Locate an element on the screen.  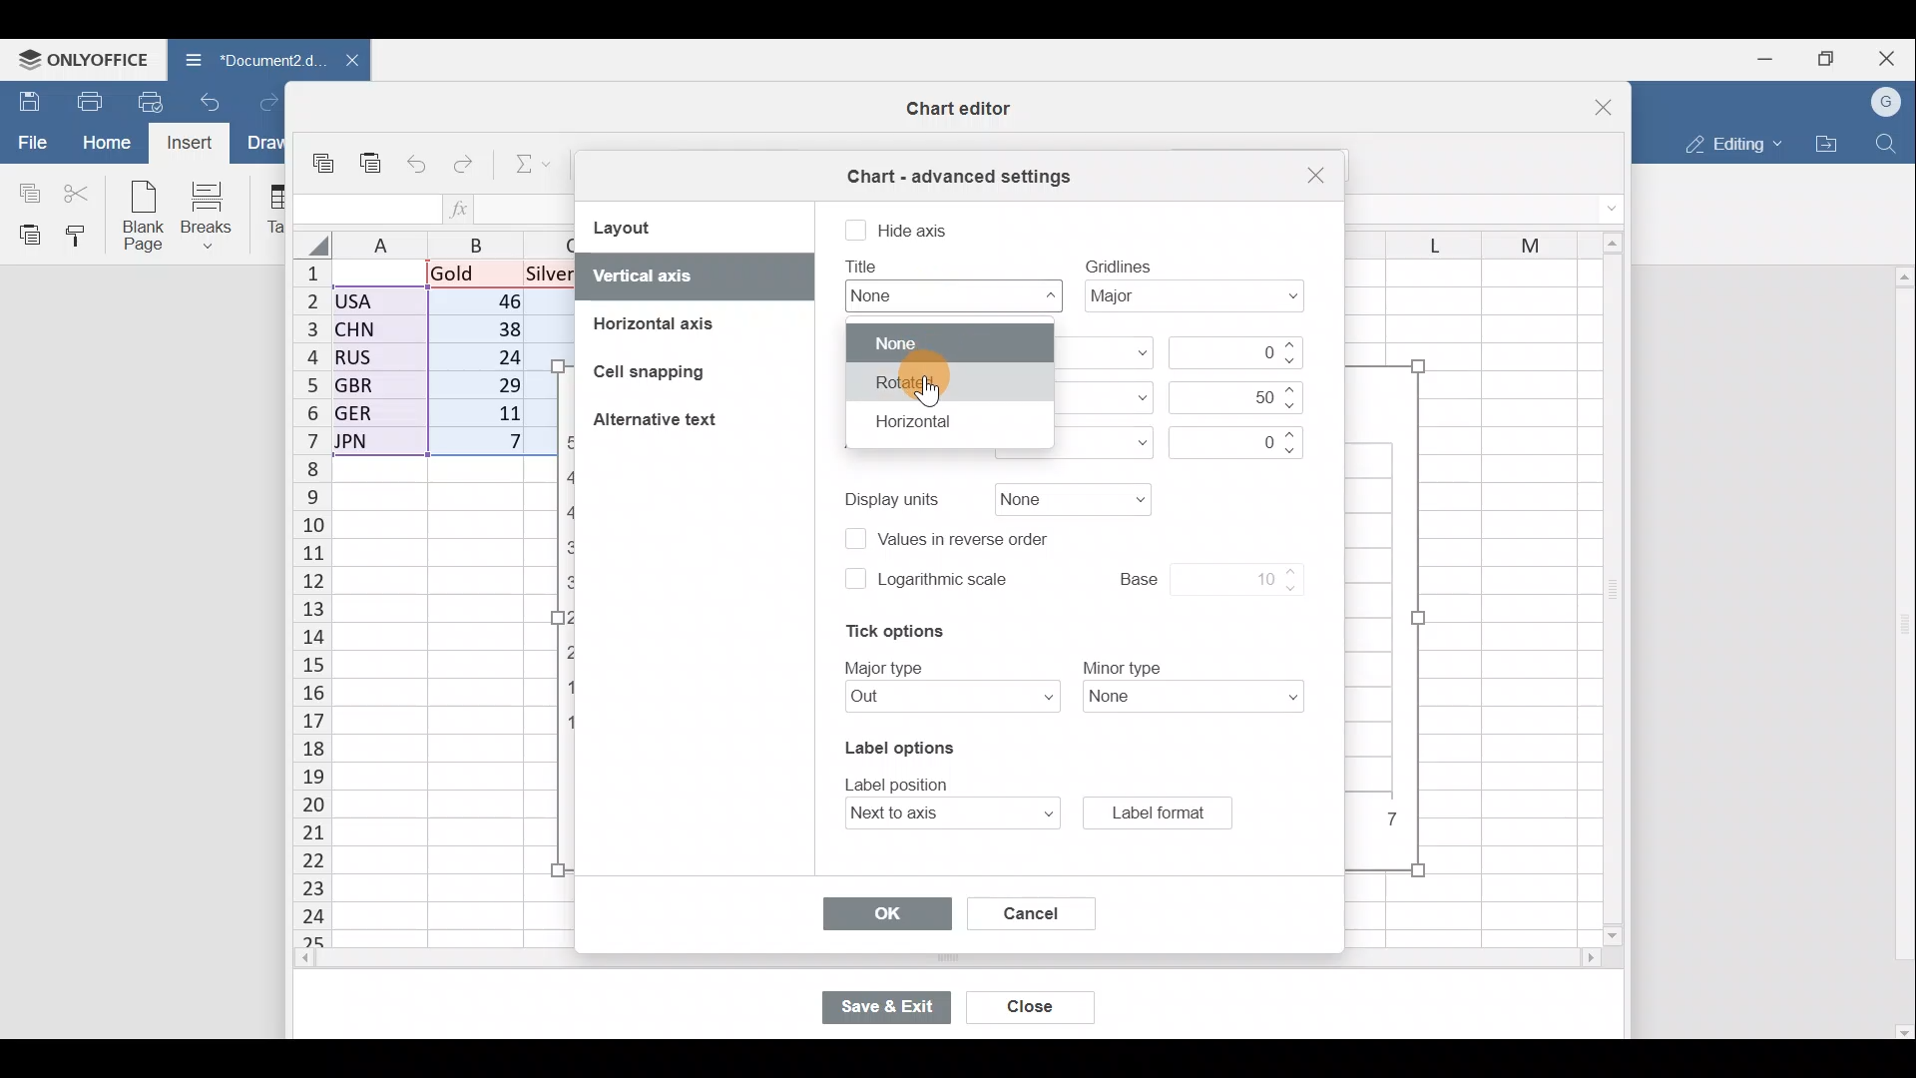
Minimize is located at coordinates (1760, 61).